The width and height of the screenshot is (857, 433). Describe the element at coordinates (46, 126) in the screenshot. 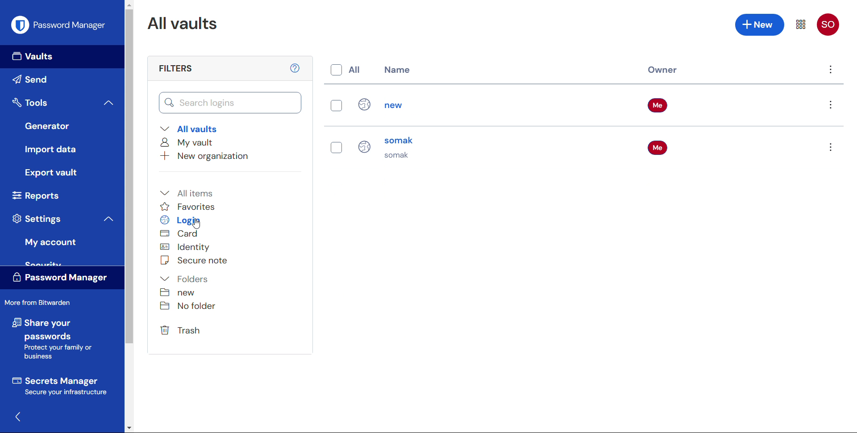

I see `Generator ` at that location.